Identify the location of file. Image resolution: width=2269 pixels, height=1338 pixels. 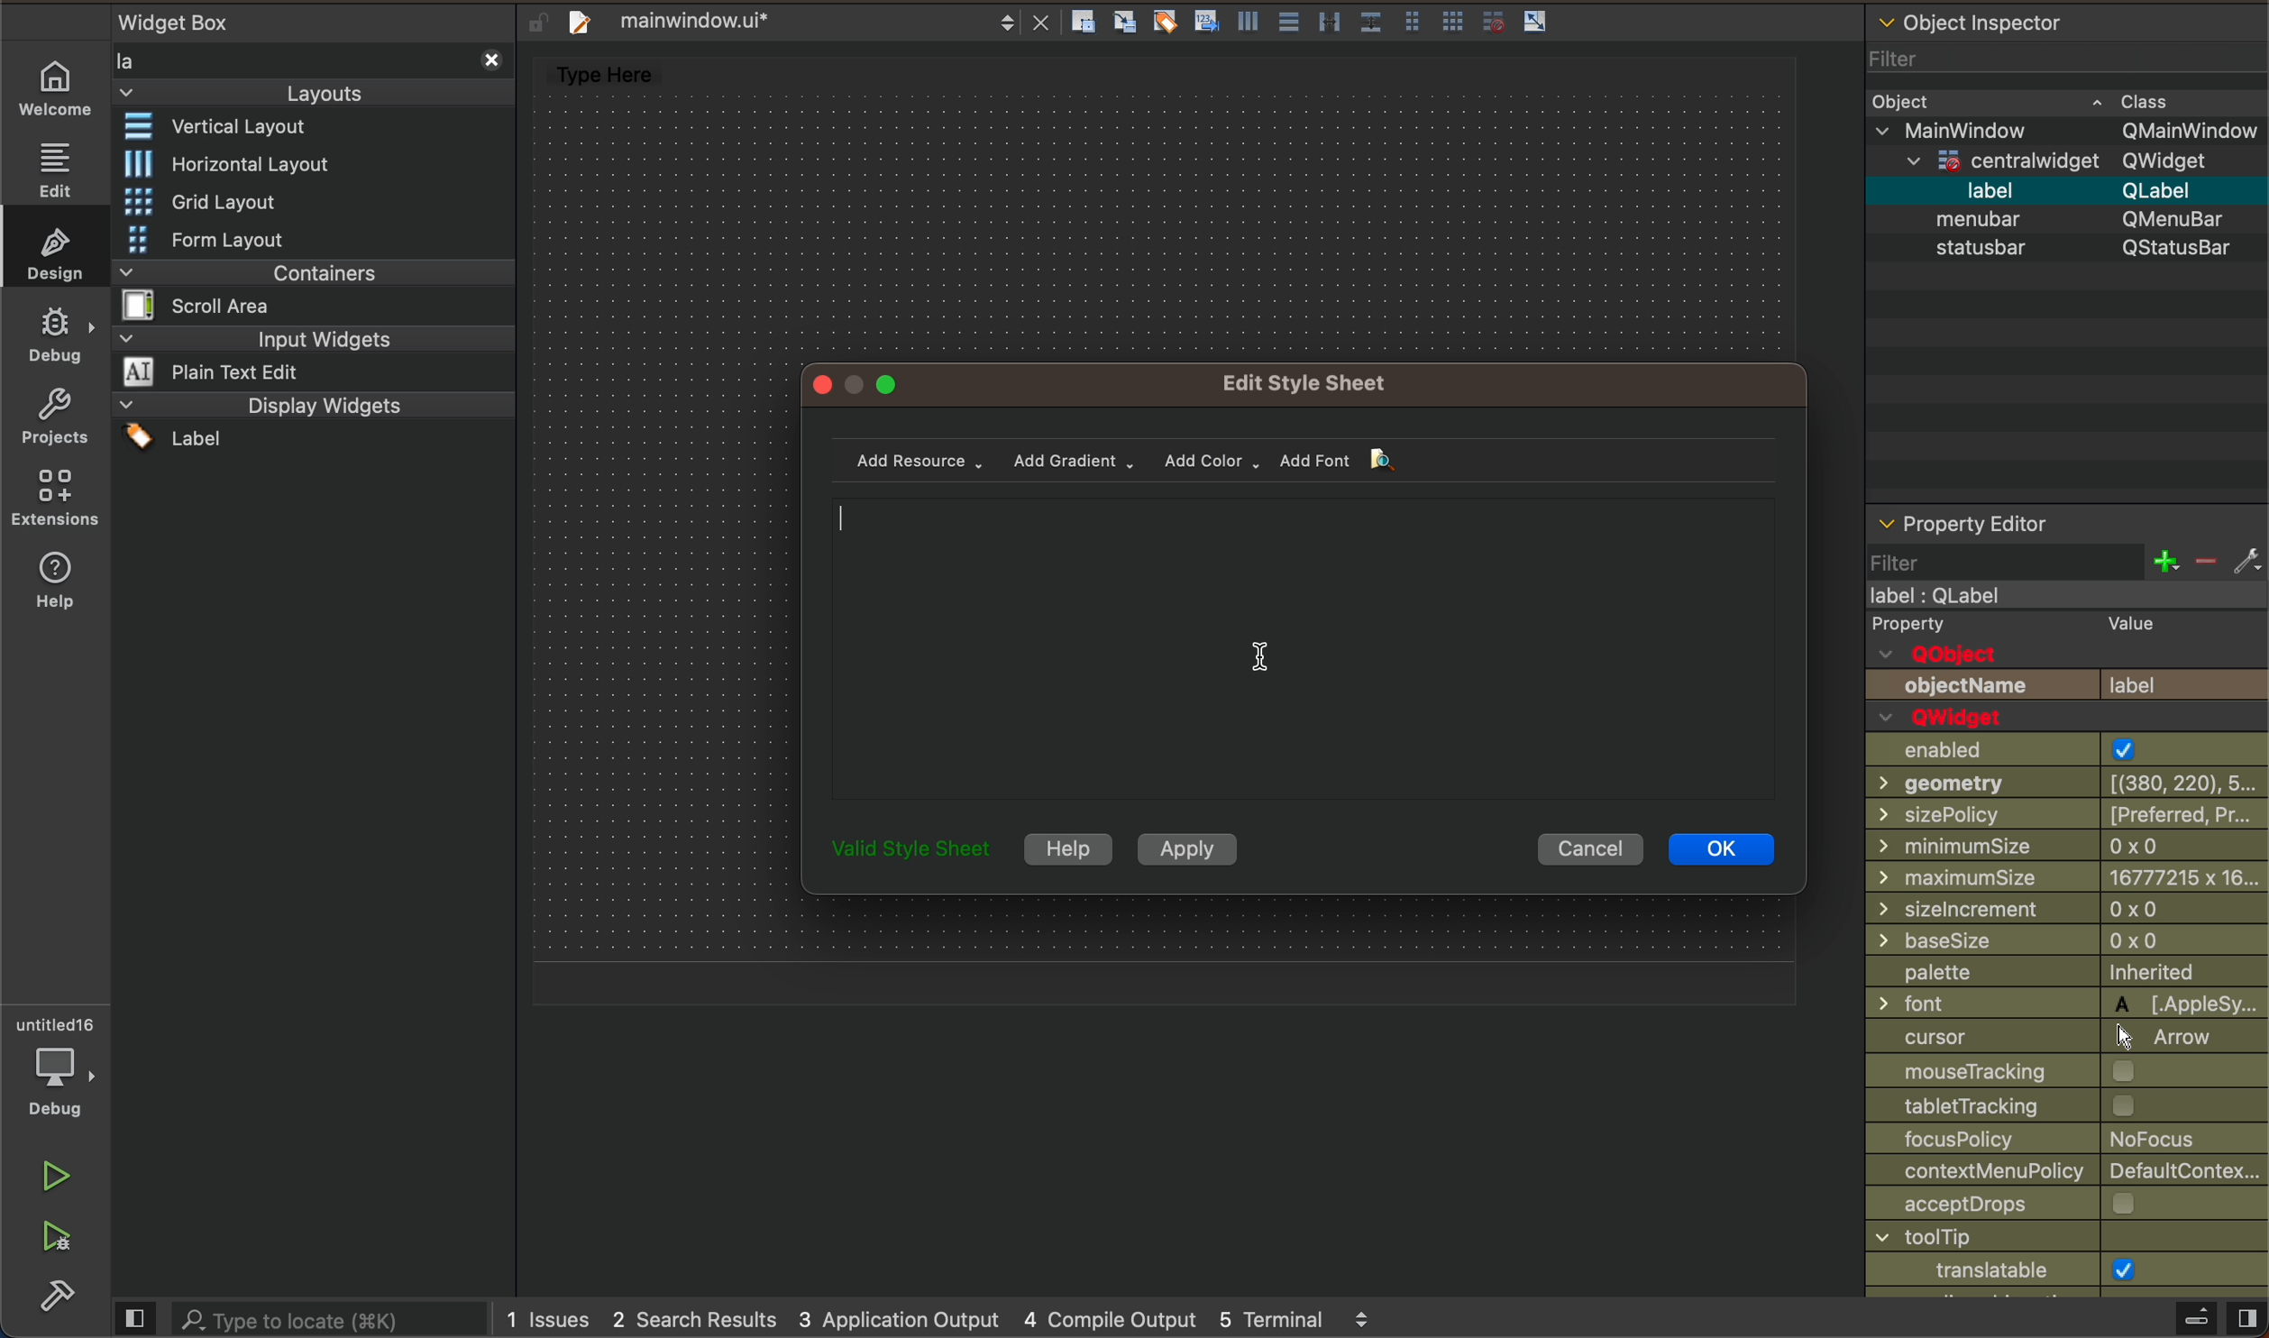
(803, 20).